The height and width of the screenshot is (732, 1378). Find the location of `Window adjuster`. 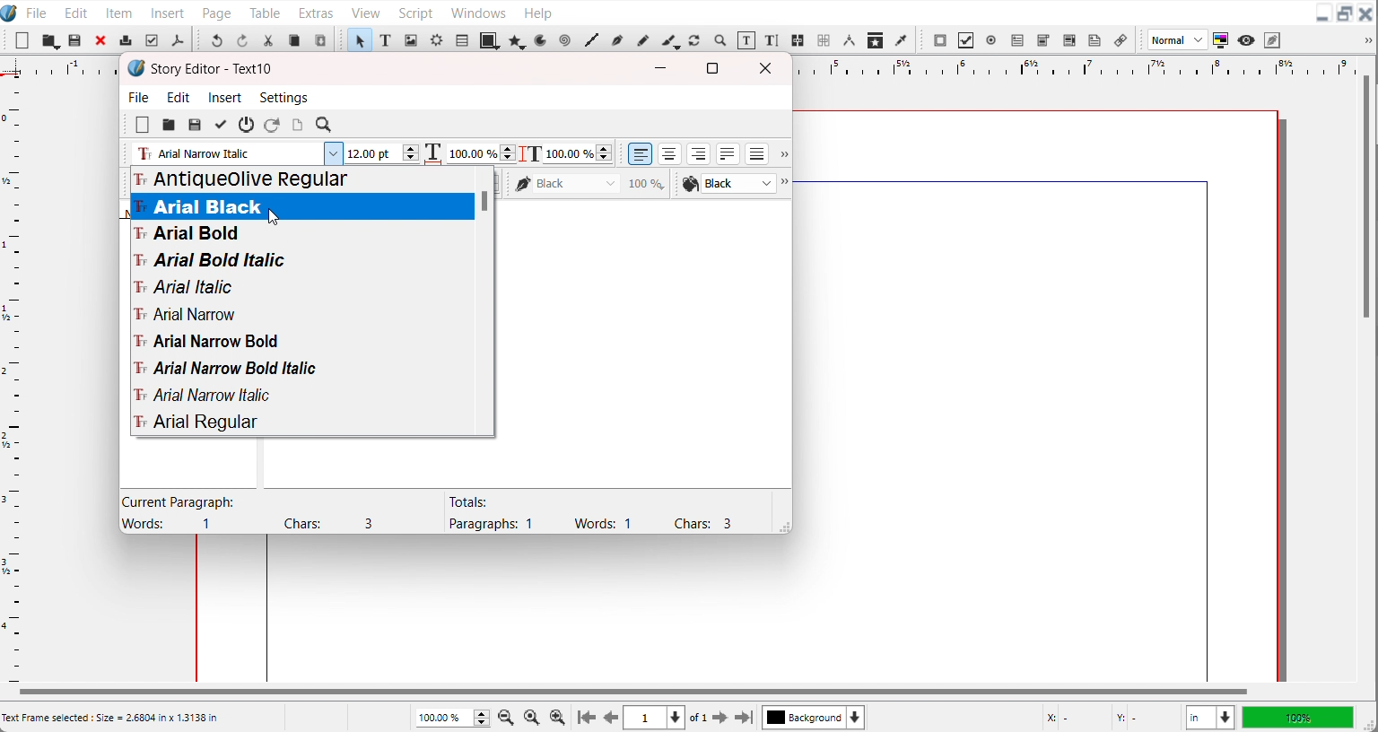

Window adjuster is located at coordinates (781, 526).